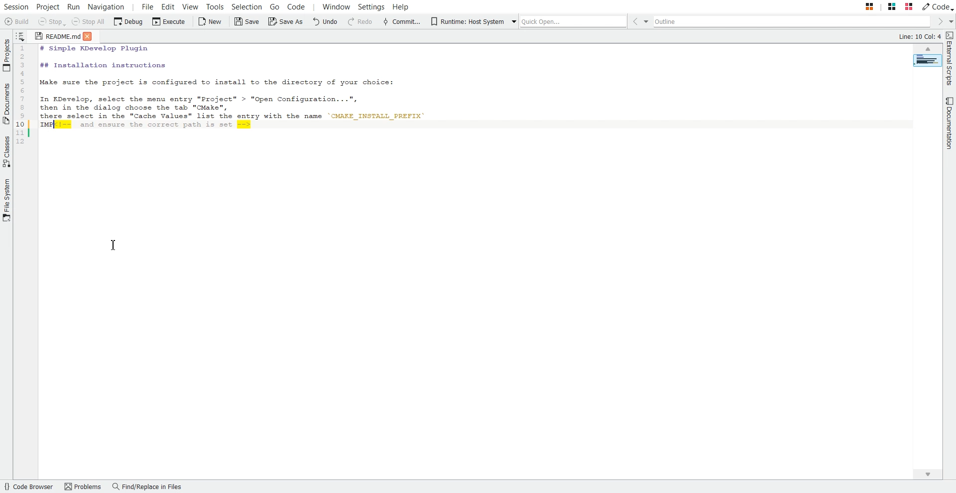 This screenshot has height=493, width=956. What do you see at coordinates (274, 6) in the screenshot?
I see `Go` at bounding box center [274, 6].